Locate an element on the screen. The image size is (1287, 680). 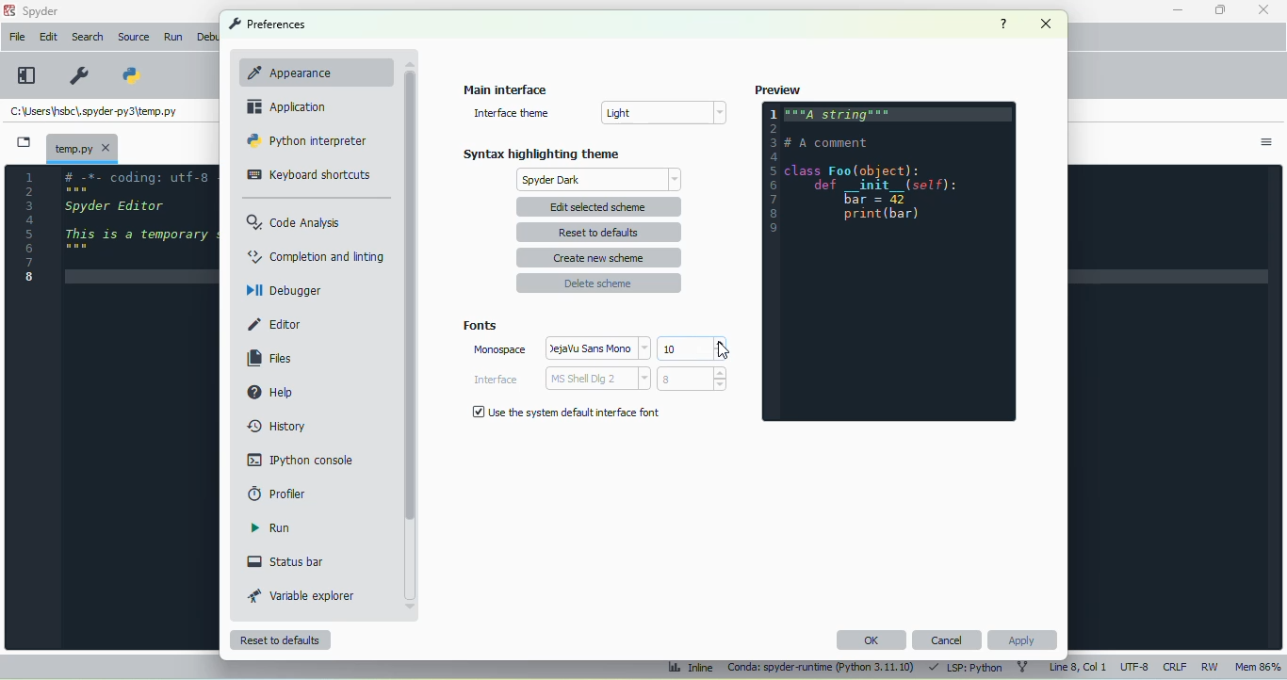
options is located at coordinates (1266, 142).